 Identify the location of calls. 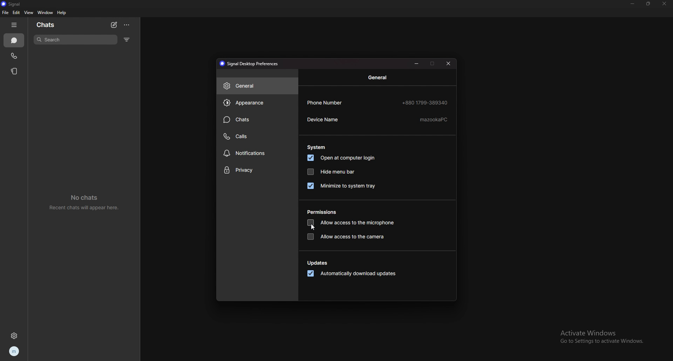
(257, 137).